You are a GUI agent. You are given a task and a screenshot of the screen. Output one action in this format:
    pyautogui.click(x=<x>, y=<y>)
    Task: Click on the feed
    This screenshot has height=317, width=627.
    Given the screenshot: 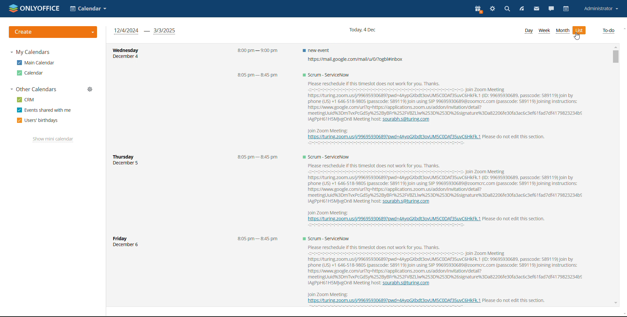 What is the action you would take?
    pyautogui.click(x=522, y=9)
    